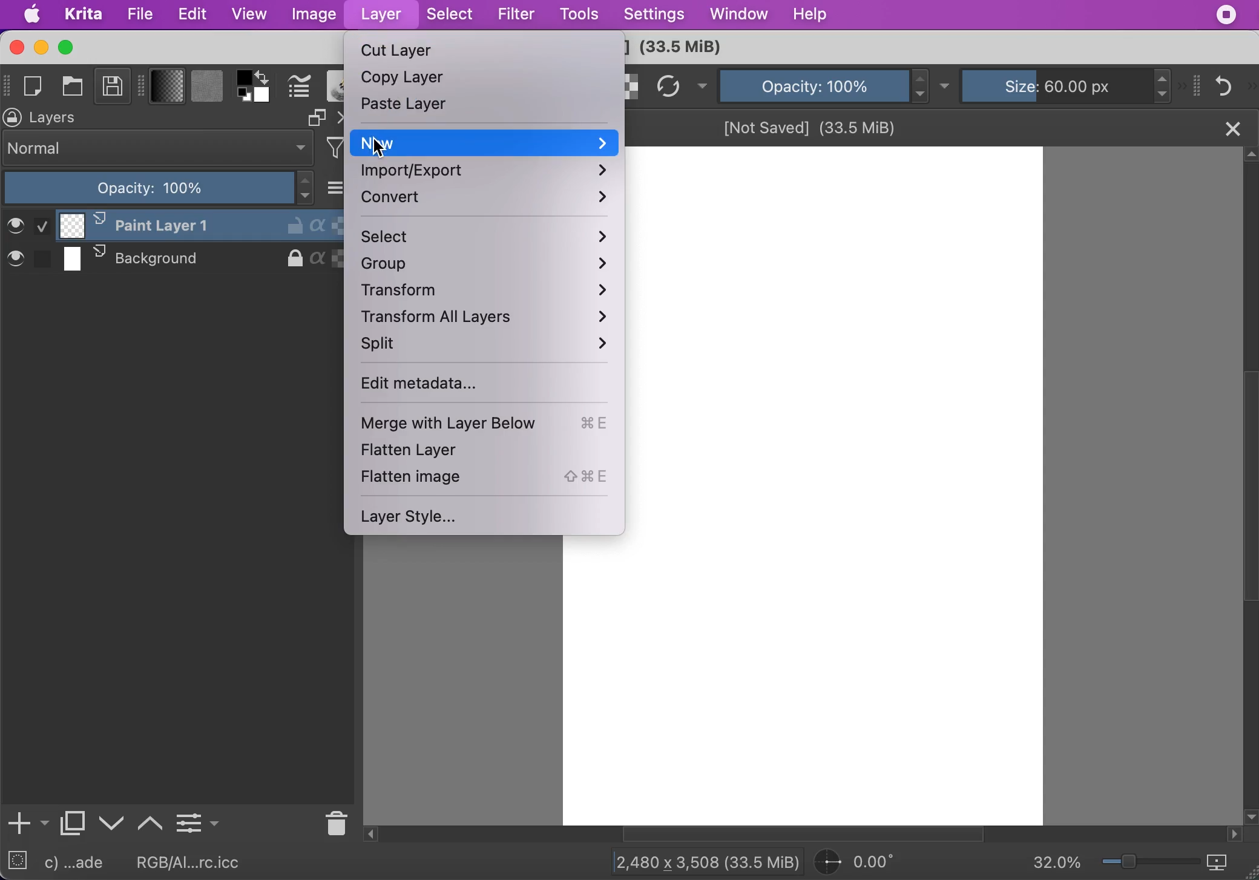 This screenshot has height=880, width=1259. Describe the element at coordinates (18, 863) in the screenshot. I see `no selection` at that location.